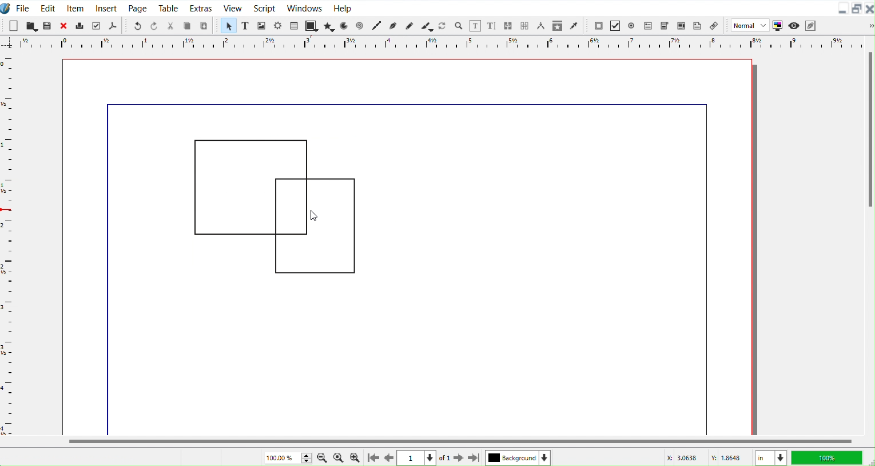 The width and height of the screenshot is (875, 466). Describe the element at coordinates (201, 7) in the screenshot. I see `Extras` at that location.